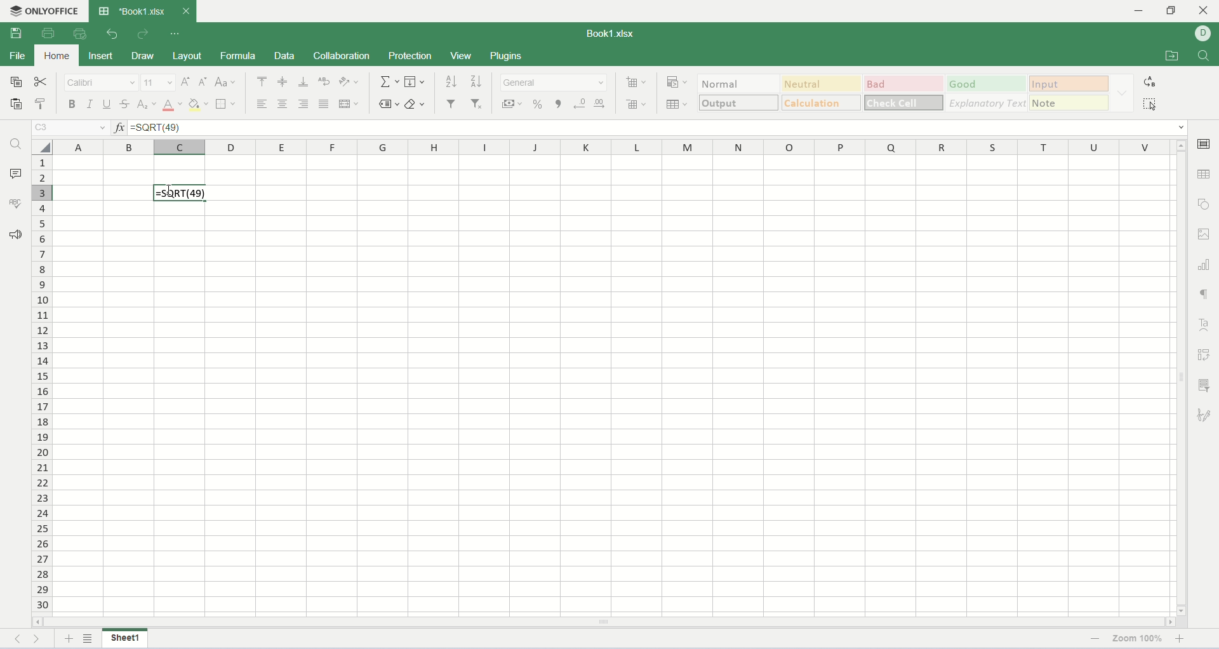  Describe the element at coordinates (1152, 81) in the screenshot. I see `replace` at that location.